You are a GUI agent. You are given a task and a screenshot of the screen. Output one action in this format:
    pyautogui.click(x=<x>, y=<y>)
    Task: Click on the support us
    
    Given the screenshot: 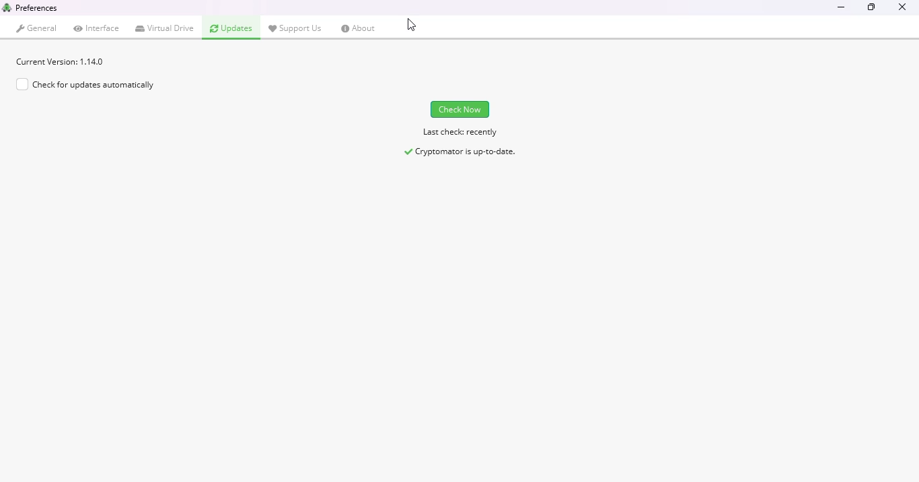 What is the action you would take?
    pyautogui.click(x=295, y=28)
    